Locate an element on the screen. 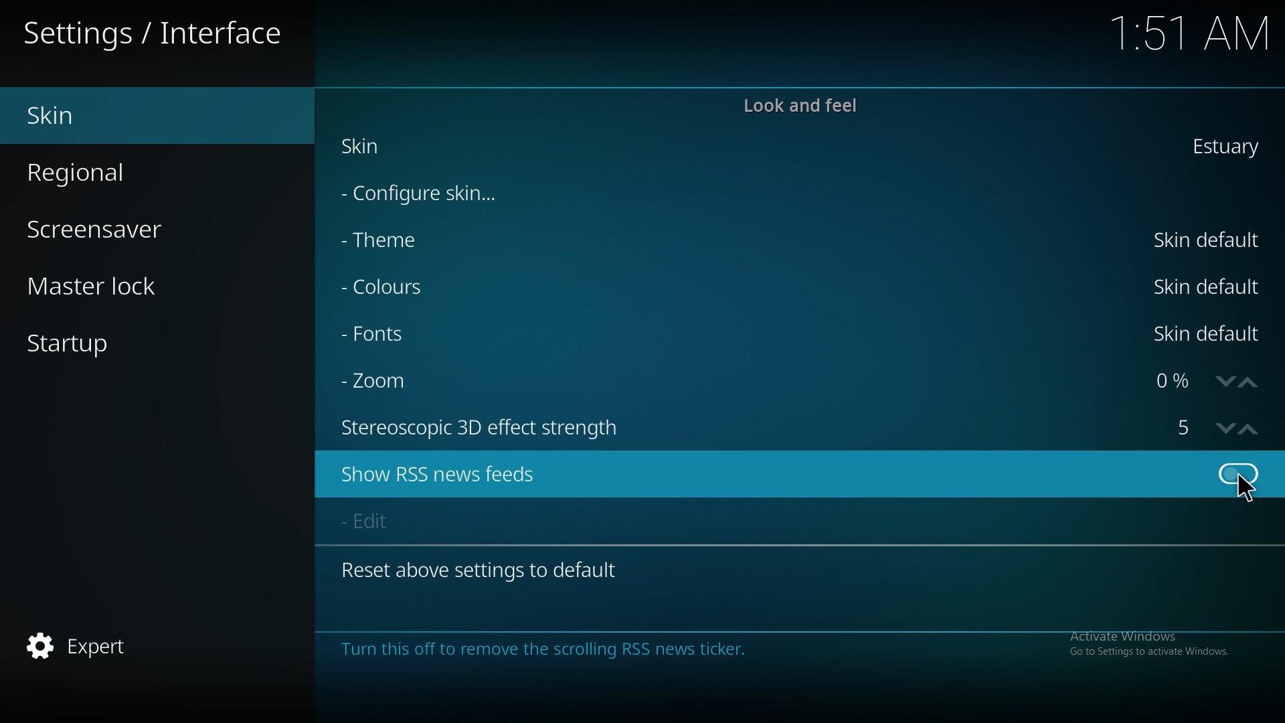 The height and width of the screenshot is (723, 1285). 125 ANY is located at coordinates (1192, 34).